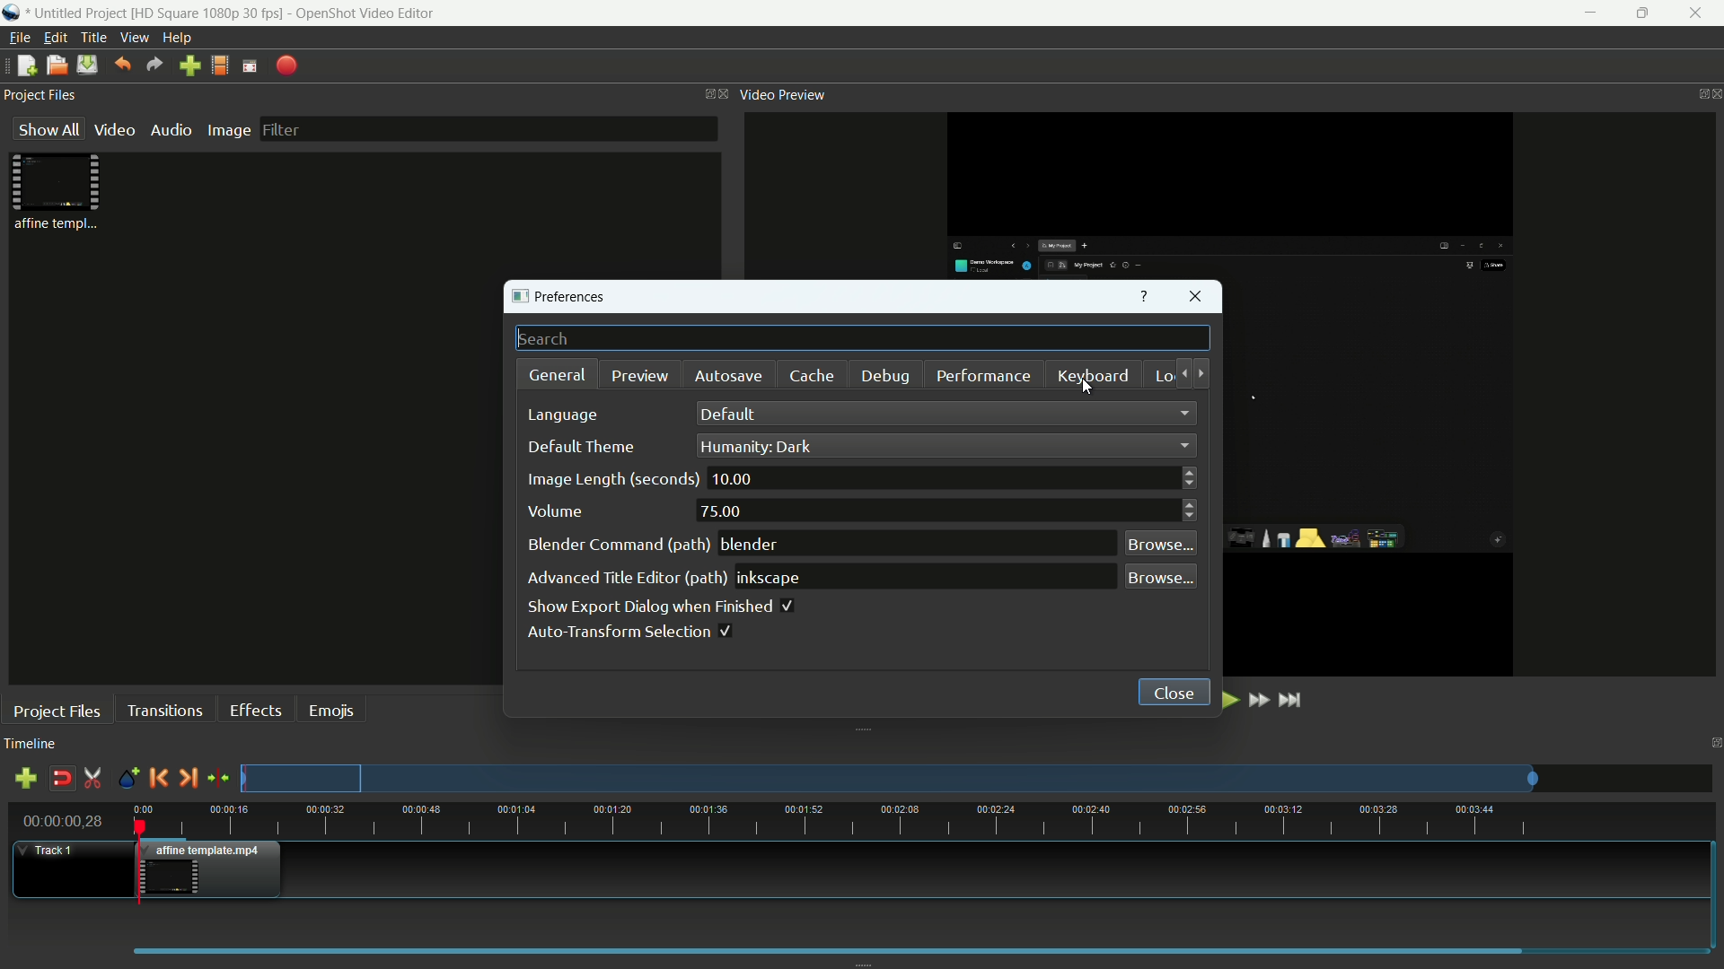 This screenshot has width=1724, height=969. Describe the element at coordinates (1168, 690) in the screenshot. I see `close` at that location.